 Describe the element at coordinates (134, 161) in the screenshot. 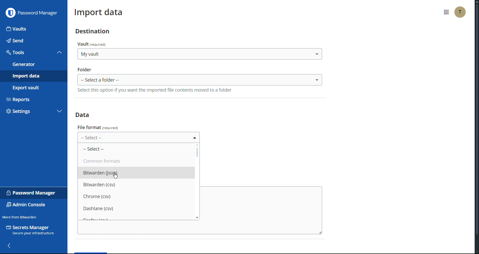

I see `Common formats` at that location.